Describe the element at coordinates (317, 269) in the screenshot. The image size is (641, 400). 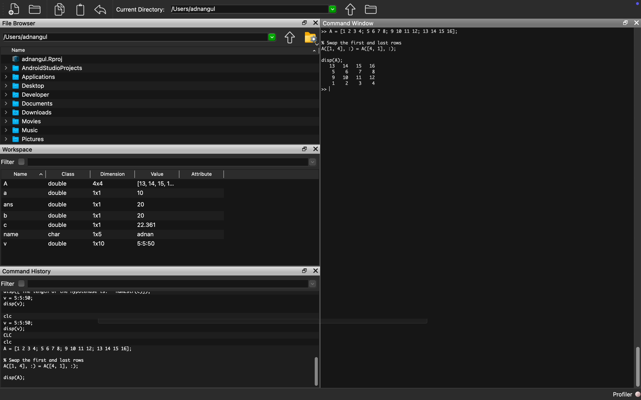
I see `Close` at that location.